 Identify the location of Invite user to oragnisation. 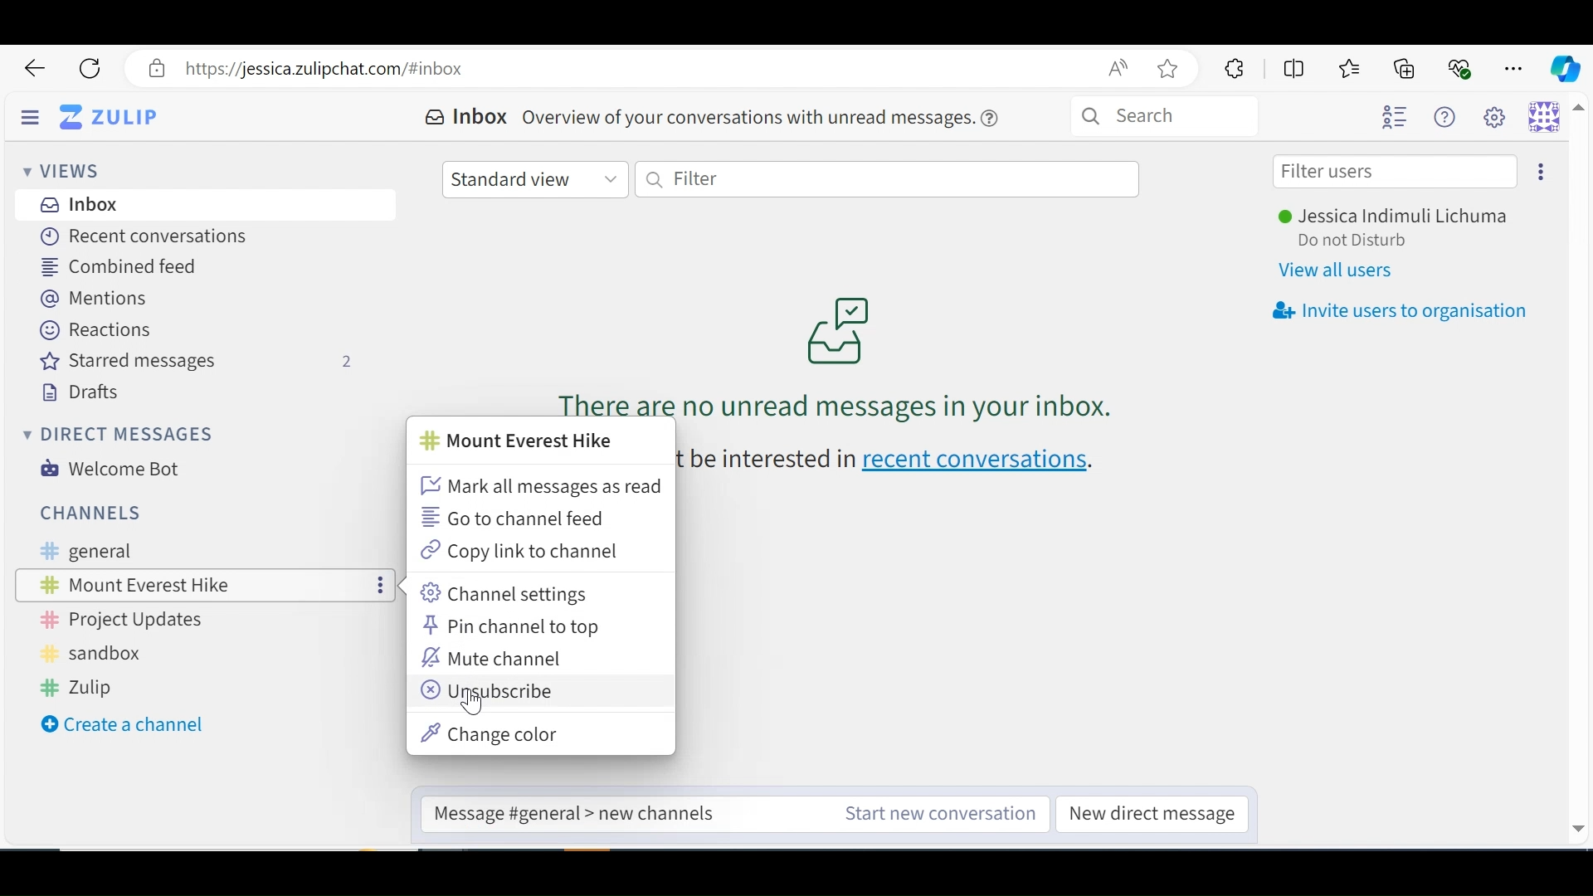
(1398, 312).